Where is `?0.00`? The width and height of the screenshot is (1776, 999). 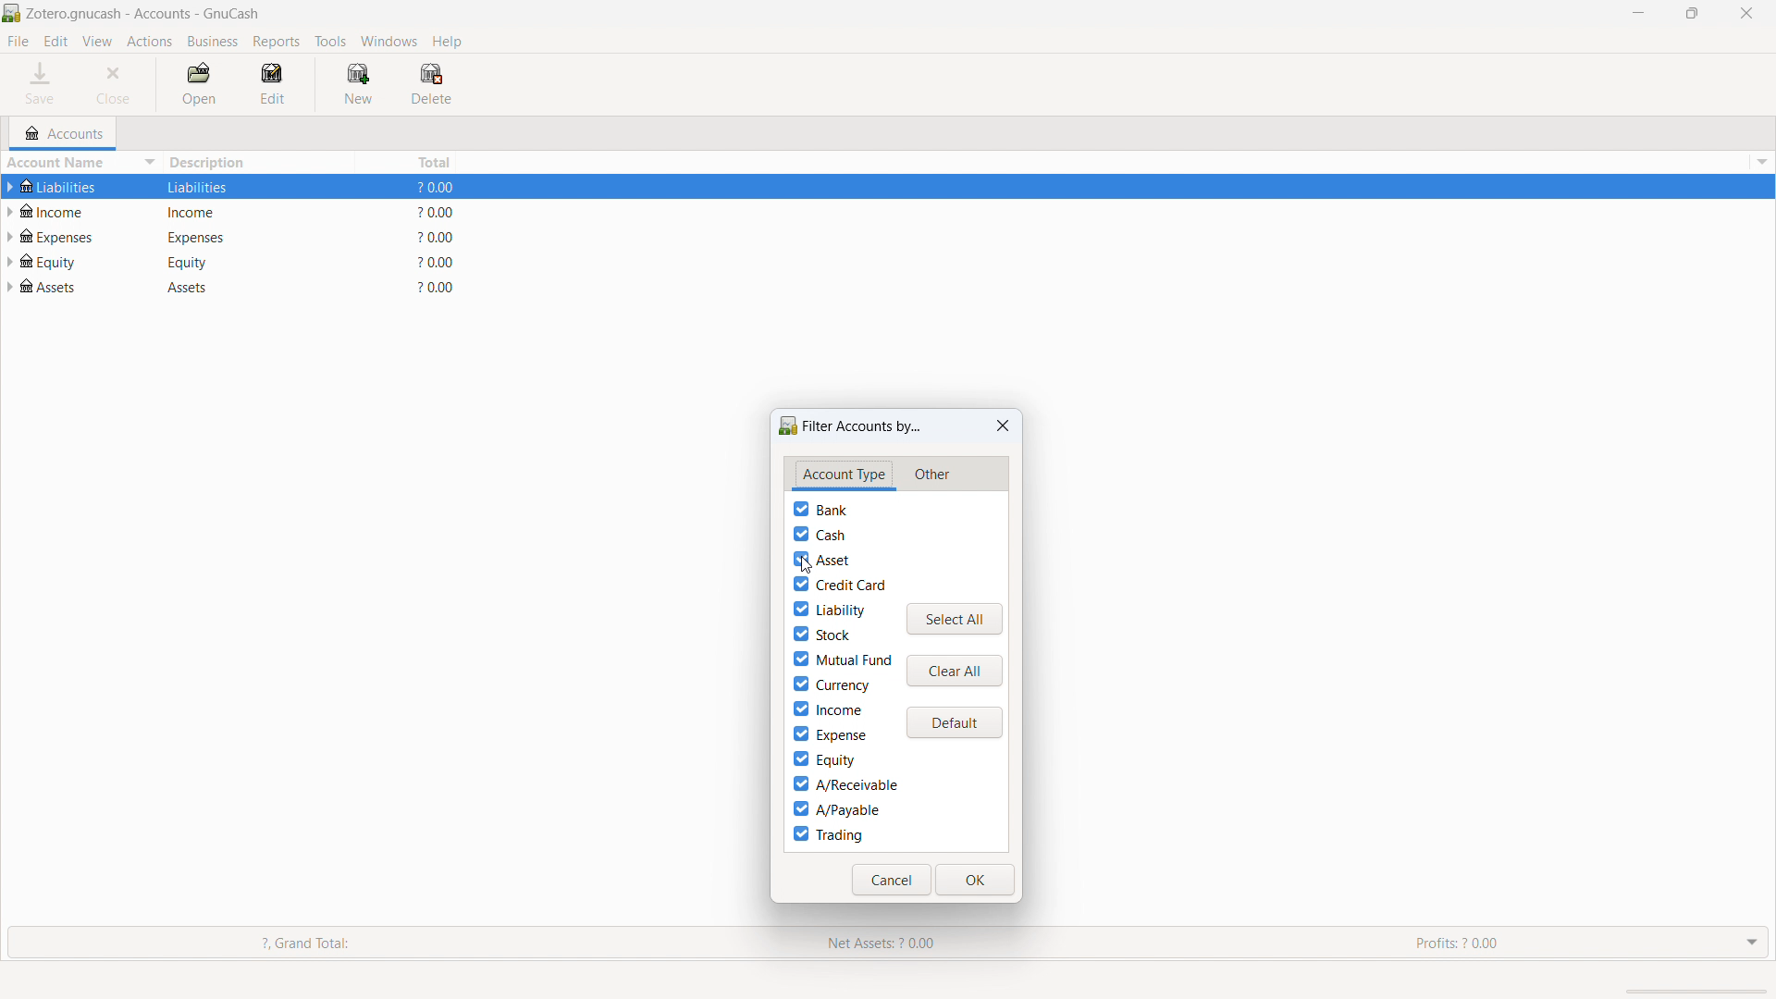 ?0.00 is located at coordinates (438, 237).